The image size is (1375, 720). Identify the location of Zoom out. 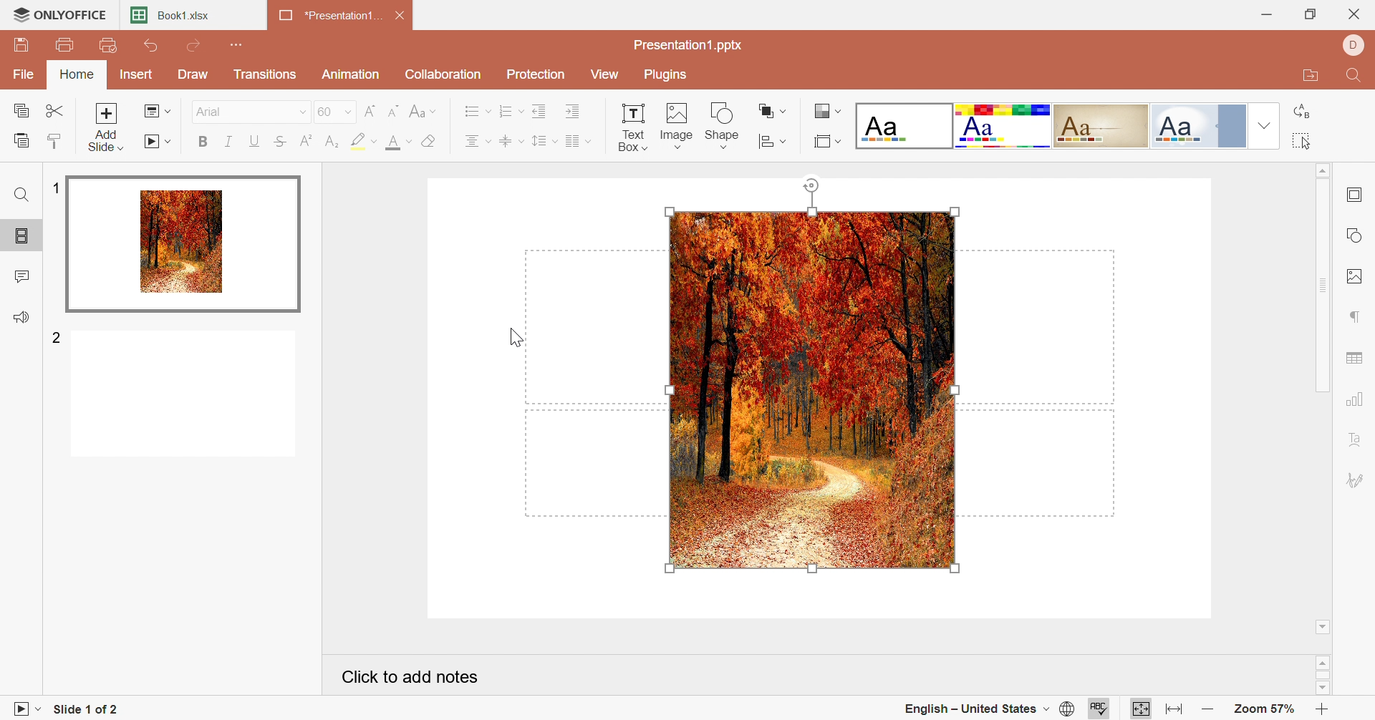
(1205, 711).